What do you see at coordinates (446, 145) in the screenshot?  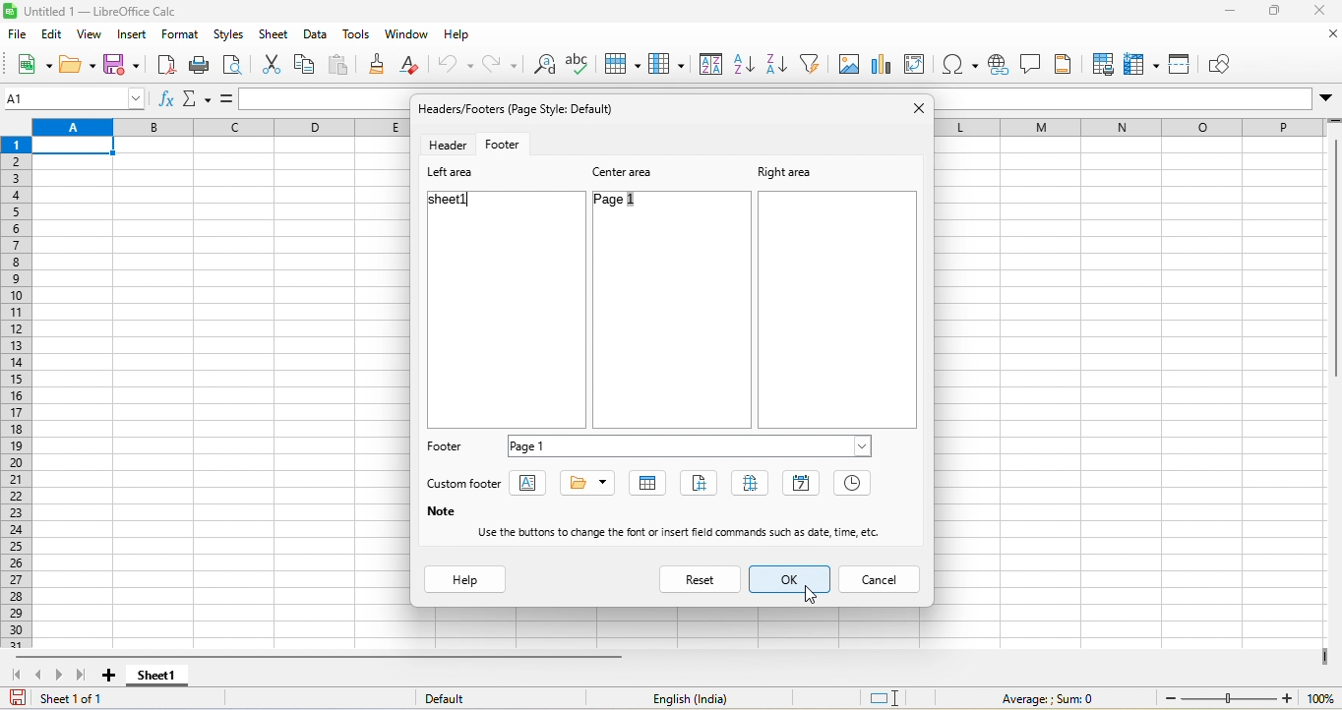 I see `header` at bounding box center [446, 145].